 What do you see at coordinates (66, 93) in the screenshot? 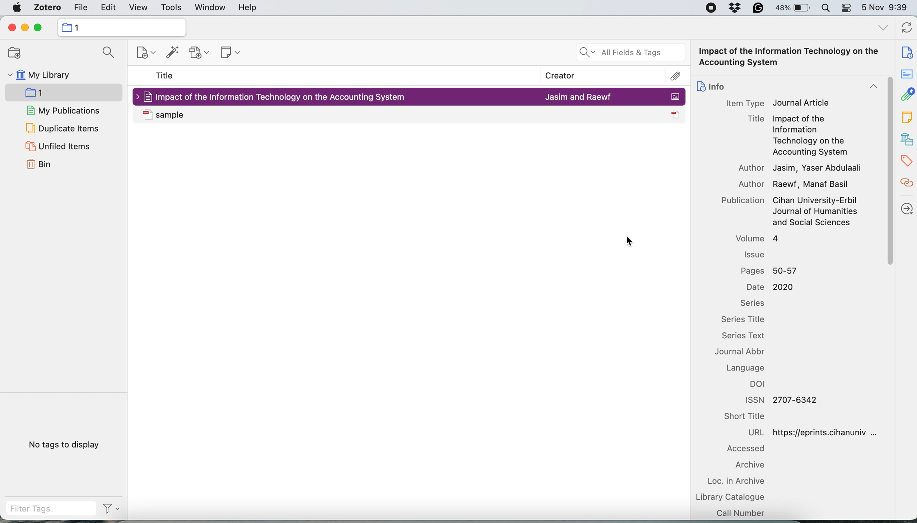
I see `1` at bounding box center [66, 93].